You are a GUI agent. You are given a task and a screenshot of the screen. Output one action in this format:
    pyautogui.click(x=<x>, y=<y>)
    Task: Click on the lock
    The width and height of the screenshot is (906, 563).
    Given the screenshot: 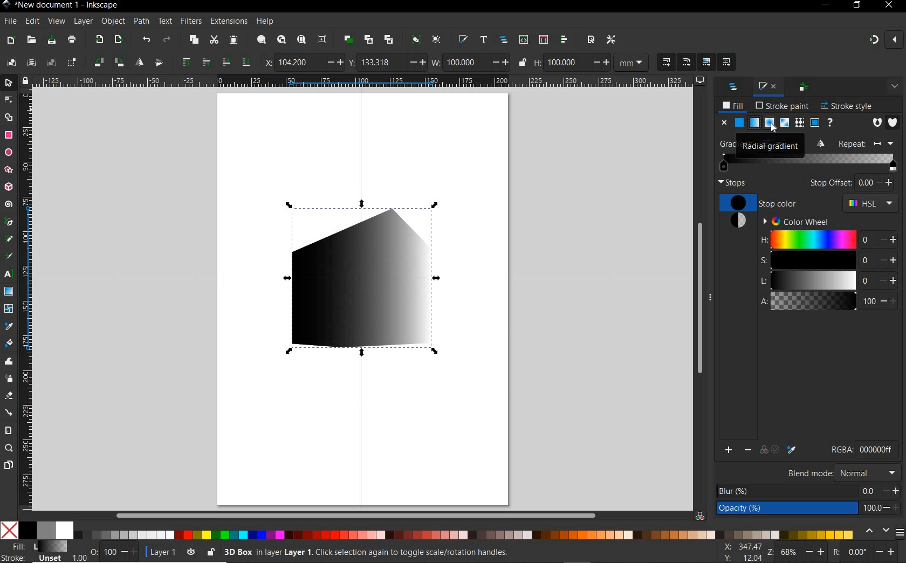 What is the action you would take?
    pyautogui.click(x=24, y=80)
    